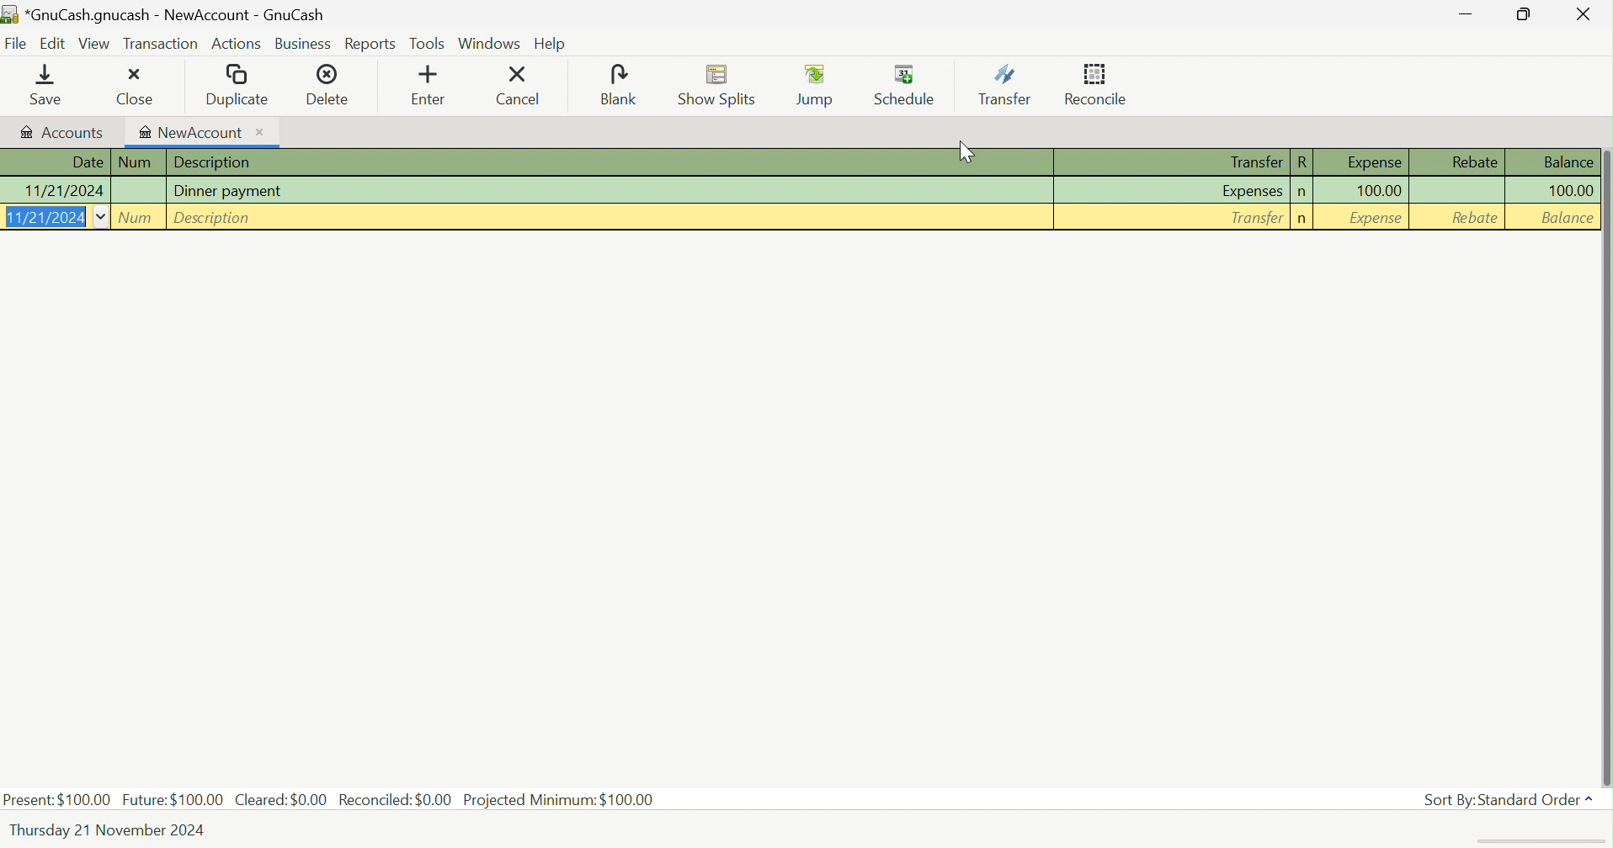 The height and width of the screenshot is (848, 1613). What do you see at coordinates (718, 86) in the screenshot?
I see `Show Splits` at bounding box center [718, 86].